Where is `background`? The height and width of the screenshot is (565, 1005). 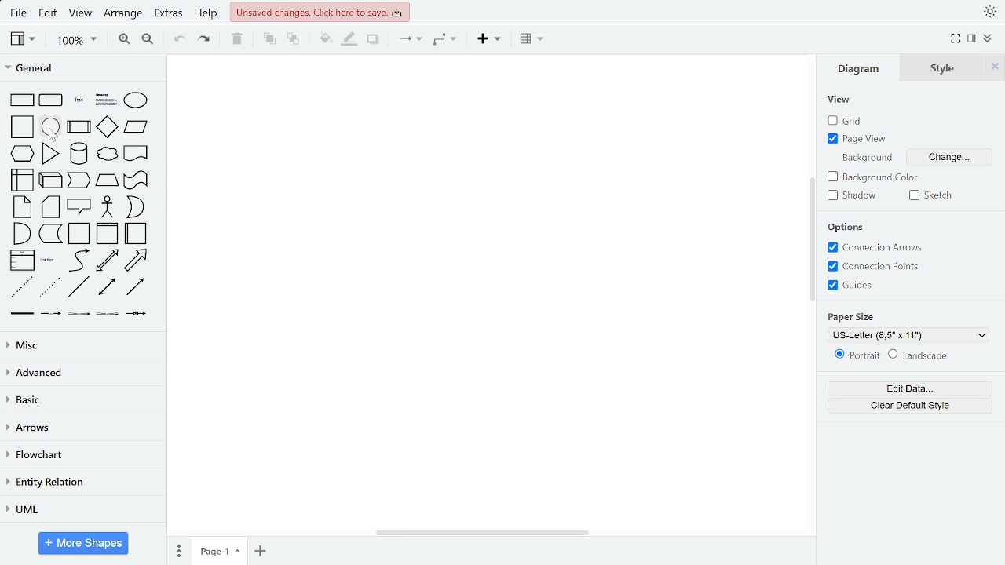 background is located at coordinates (869, 159).